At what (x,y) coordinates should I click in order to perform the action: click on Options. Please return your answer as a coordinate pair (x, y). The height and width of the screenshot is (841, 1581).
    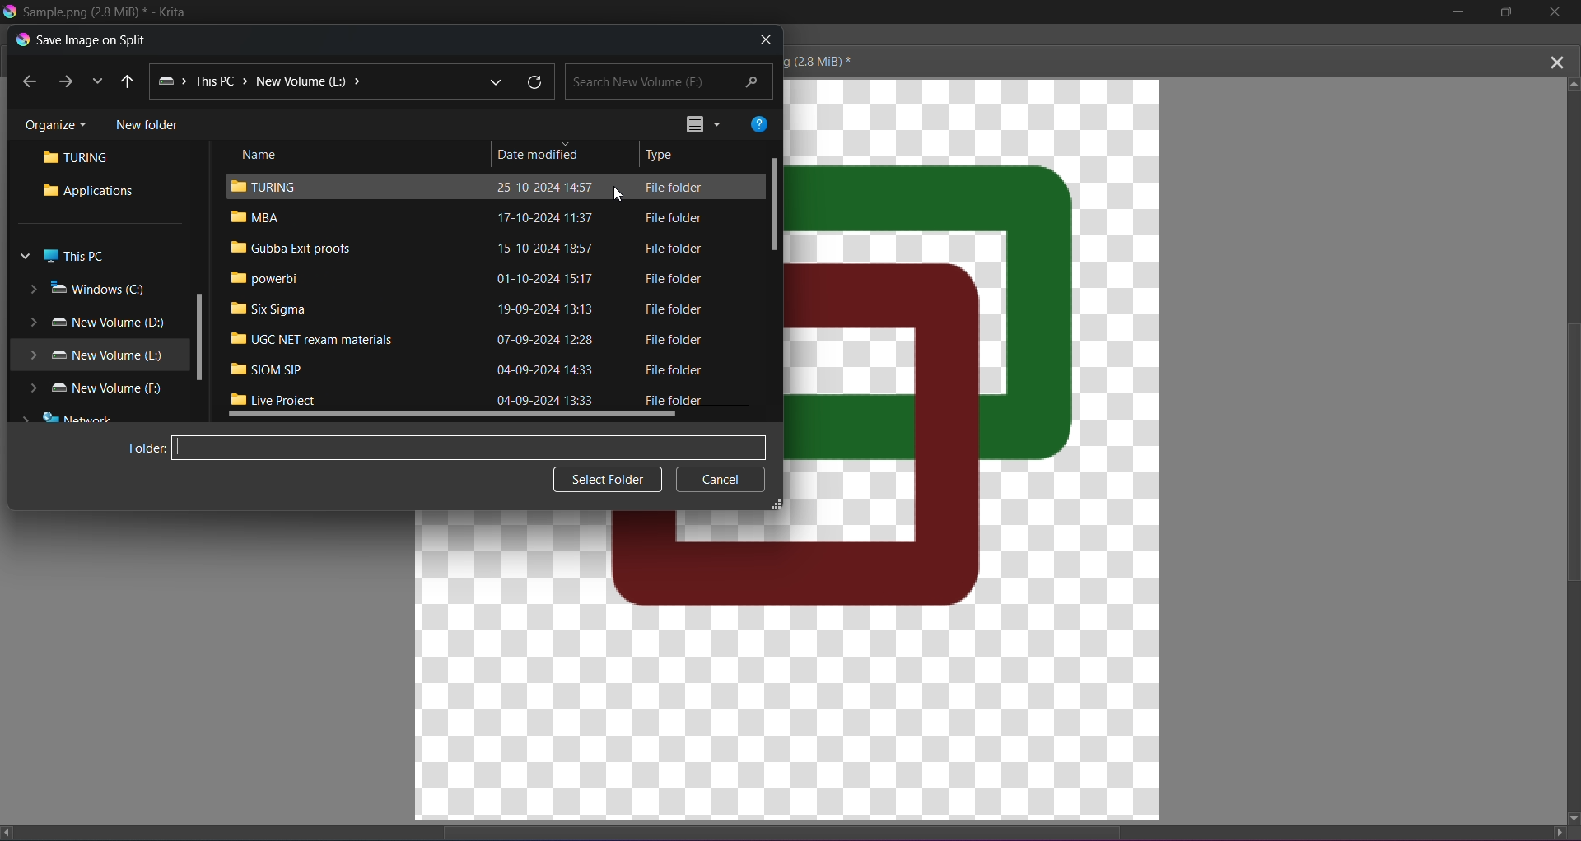
    Looking at the image, I should click on (702, 124).